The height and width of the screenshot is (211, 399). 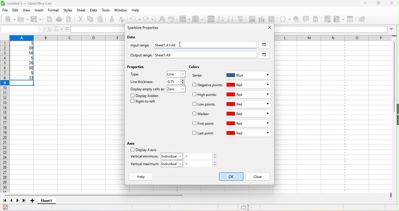 What do you see at coordinates (68, 11) in the screenshot?
I see `styles` at bounding box center [68, 11].